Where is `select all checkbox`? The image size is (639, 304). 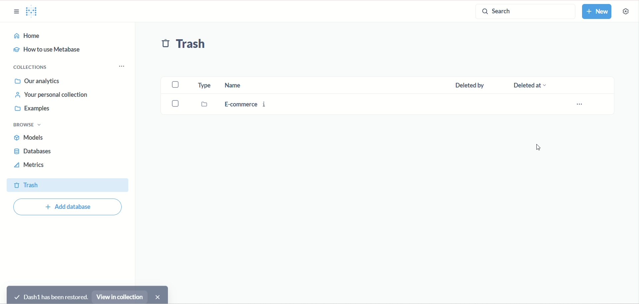
select all checkbox is located at coordinates (177, 84).